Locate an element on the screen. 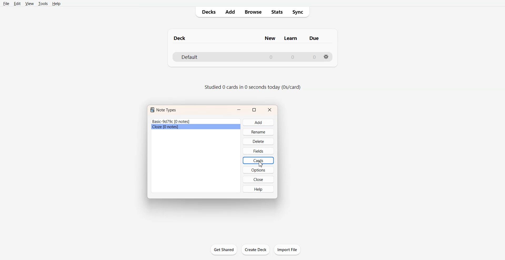 This screenshot has width=505, height=260. File is located at coordinates (6, 3).